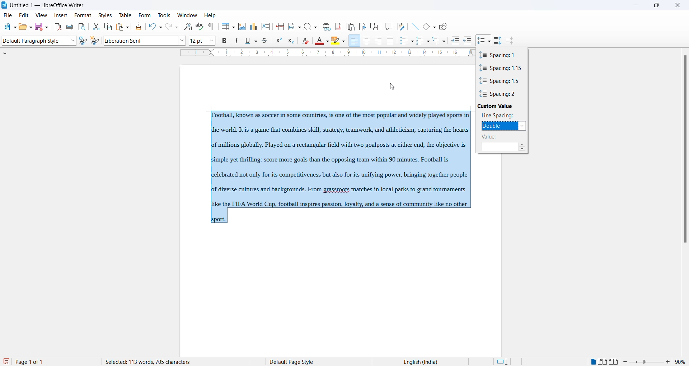  I want to click on outline format , so click(435, 41).